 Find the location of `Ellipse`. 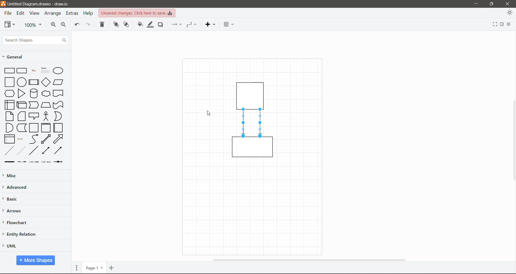

Ellipse is located at coordinates (58, 71).